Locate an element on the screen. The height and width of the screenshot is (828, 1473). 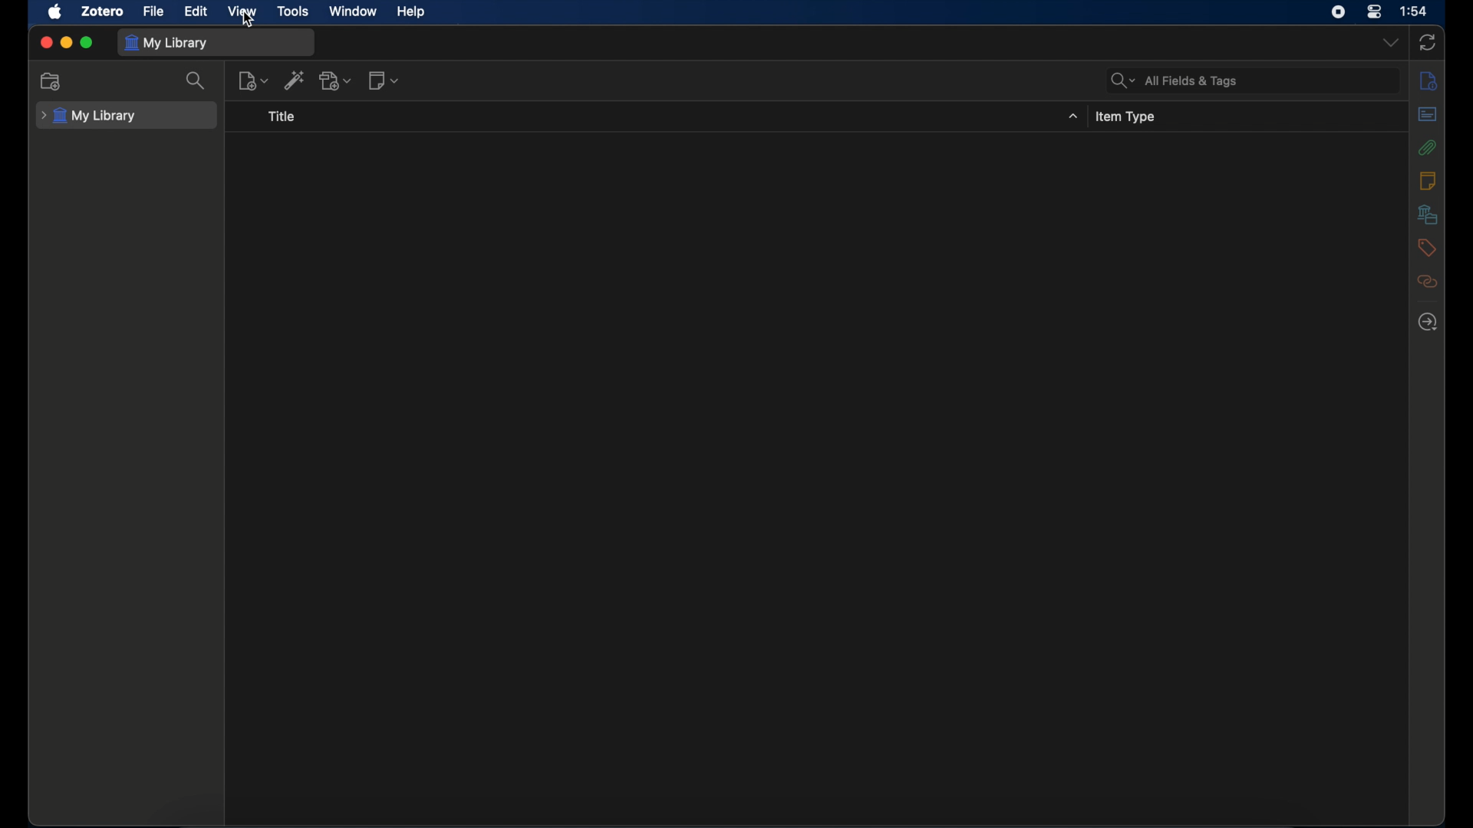
search bar is located at coordinates (1175, 81).